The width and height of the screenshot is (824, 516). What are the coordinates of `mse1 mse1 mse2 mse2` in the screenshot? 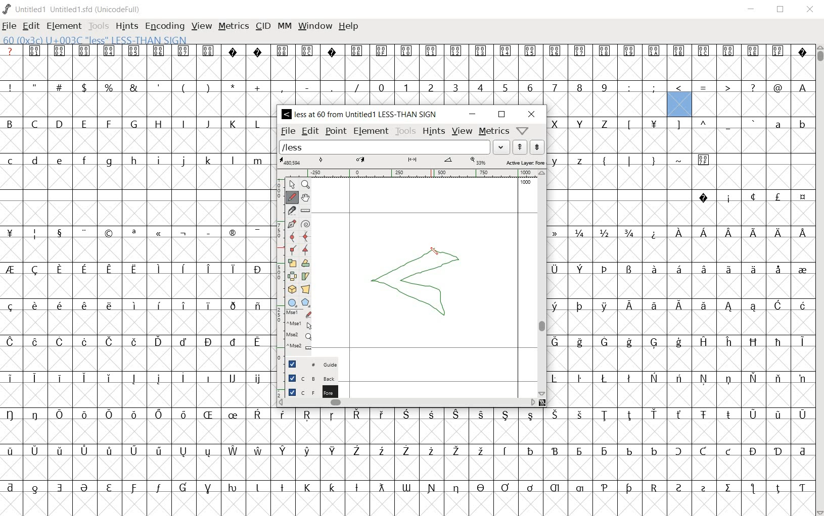 It's located at (301, 330).